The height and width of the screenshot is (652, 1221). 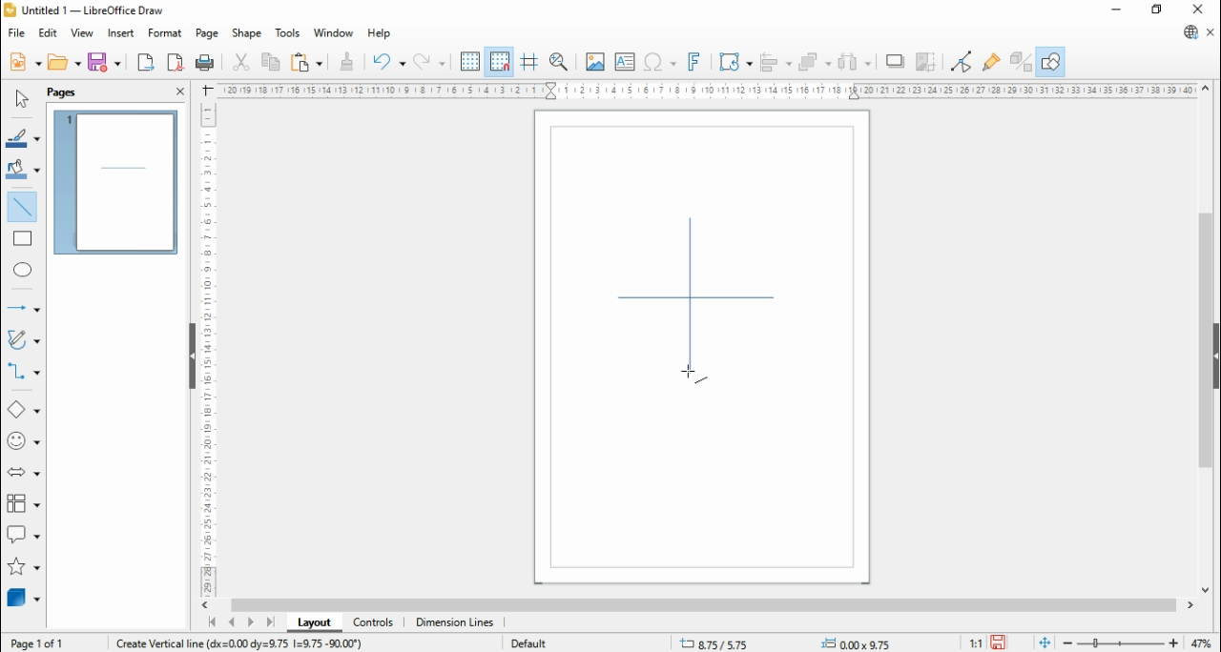 I want to click on undo, so click(x=387, y=61).